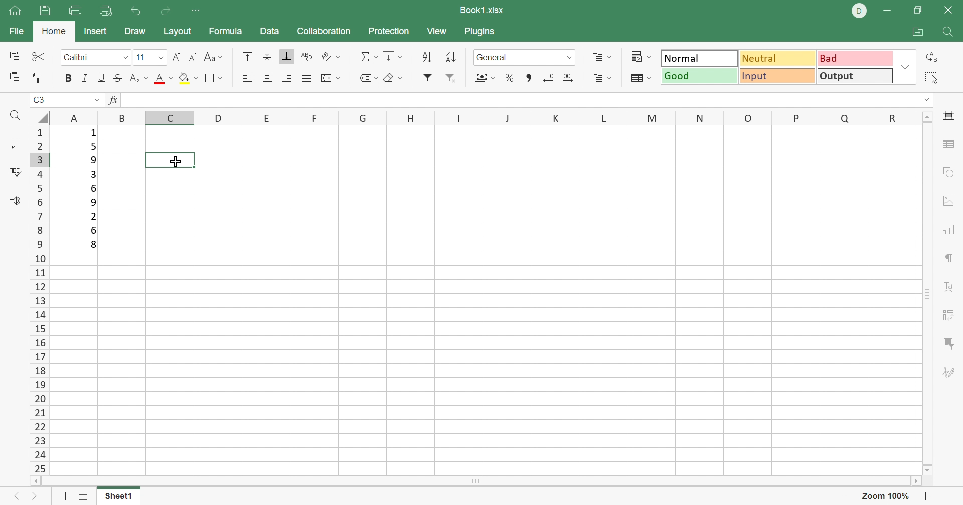 This screenshot has height=505, width=963. Describe the element at coordinates (482, 9) in the screenshot. I see `Book1.xlsx` at that location.